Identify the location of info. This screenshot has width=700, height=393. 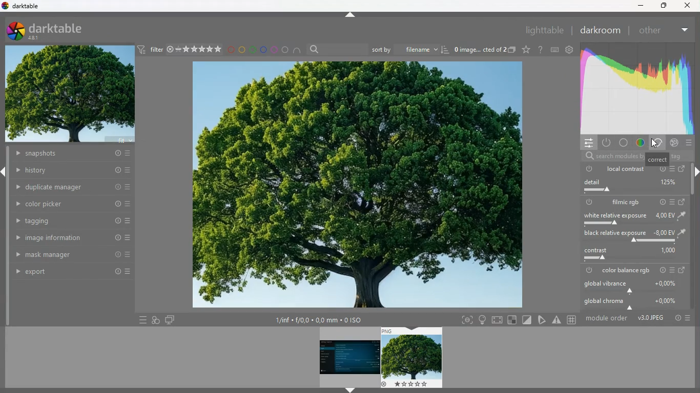
(677, 318).